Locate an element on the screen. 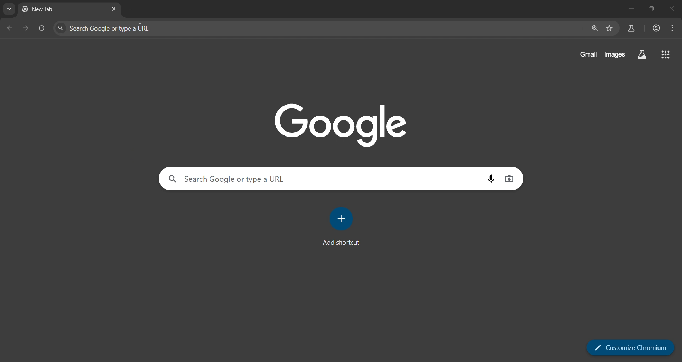 The image size is (682, 362). google apps is located at coordinates (664, 55).